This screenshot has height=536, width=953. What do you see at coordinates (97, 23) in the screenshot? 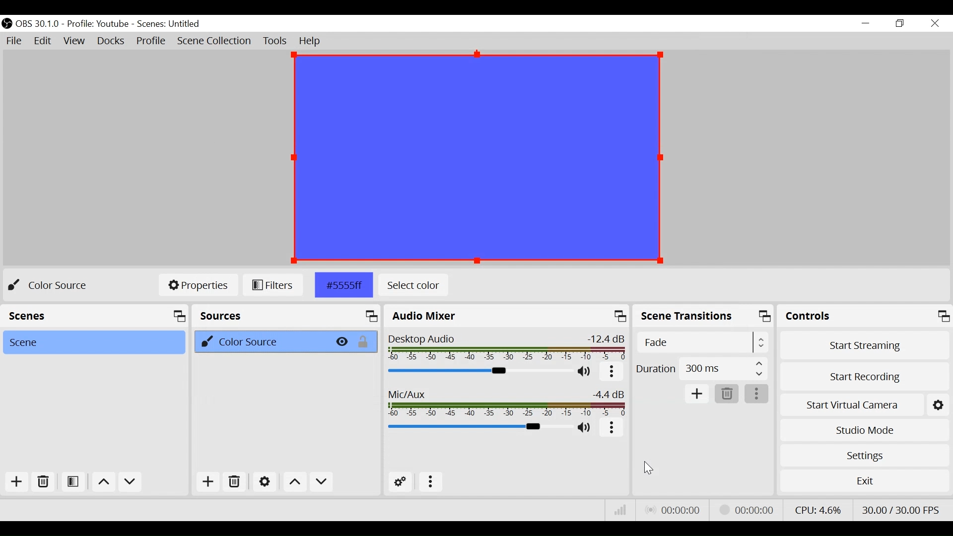
I see `Profile` at bounding box center [97, 23].